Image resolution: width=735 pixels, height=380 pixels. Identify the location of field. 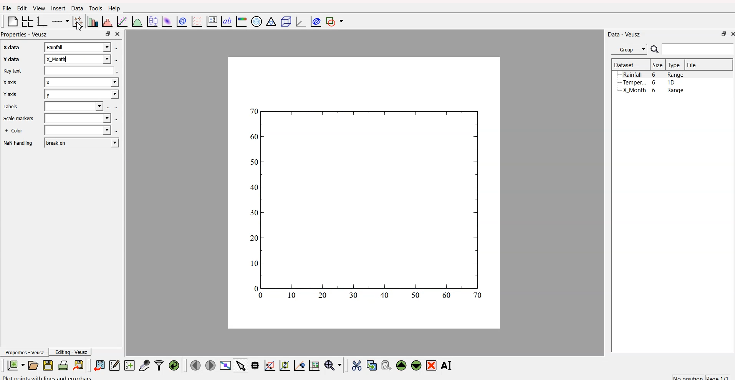
(79, 118).